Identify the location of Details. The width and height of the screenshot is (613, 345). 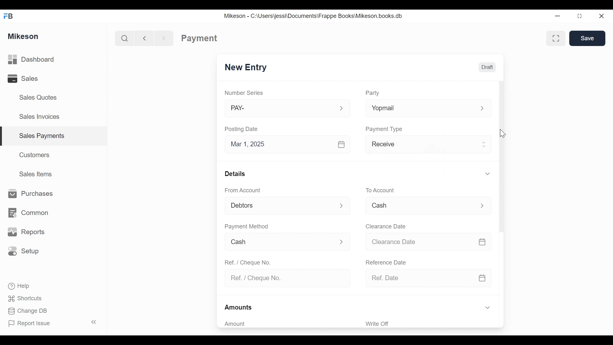
(236, 174).